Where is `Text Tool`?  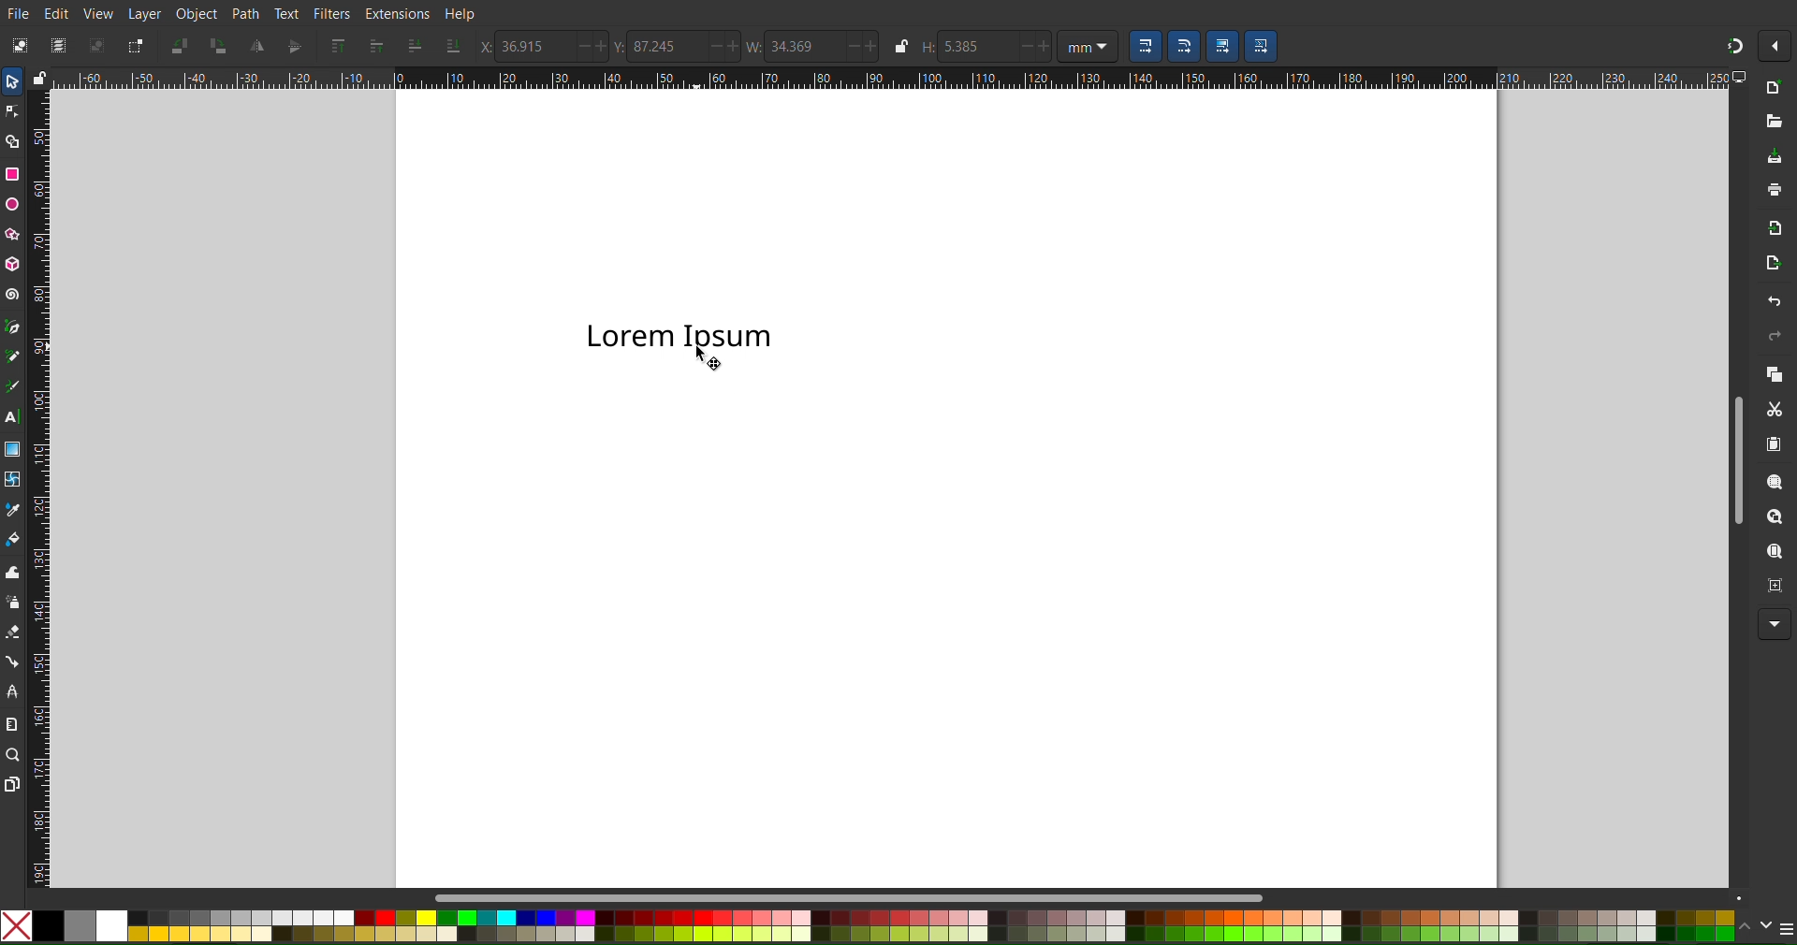
Text Tool is located at coordinates (13, 415).